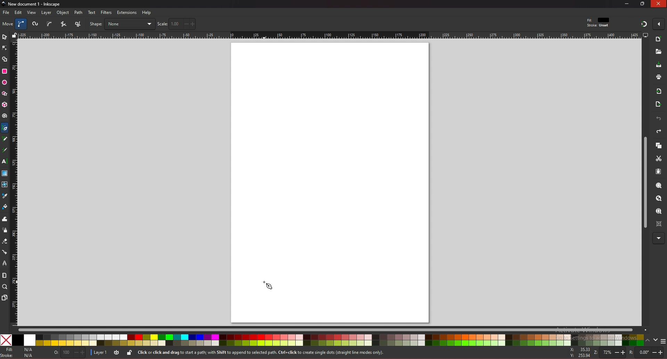 This screenshot has width=667, height=359. Describe the element at coordinates (656, 340) in the screenshot. I see `down` at that location.